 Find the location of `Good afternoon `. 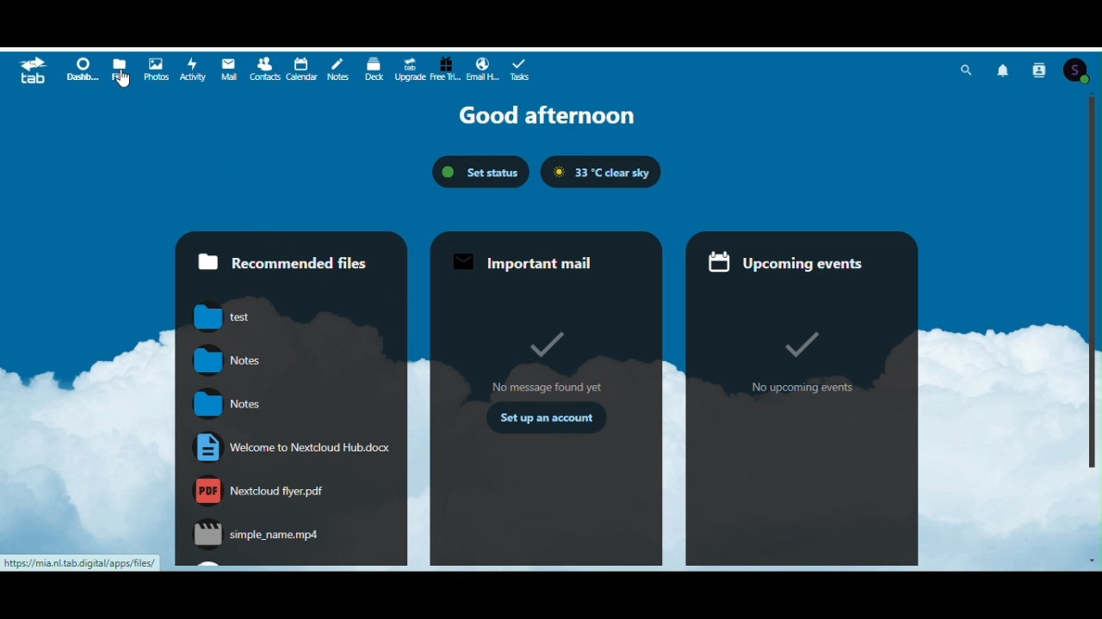

Good afternoon  is located at coordinates (546, 116).